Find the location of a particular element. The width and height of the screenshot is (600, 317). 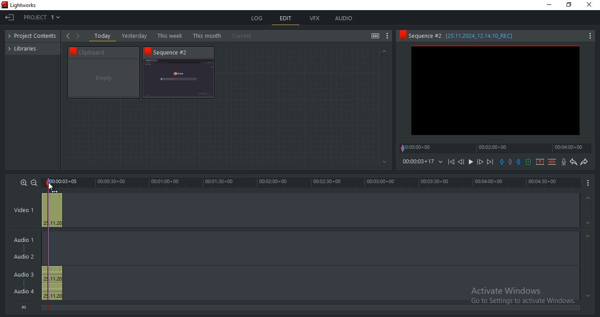

Exit project is located at coordinates (12, 20).